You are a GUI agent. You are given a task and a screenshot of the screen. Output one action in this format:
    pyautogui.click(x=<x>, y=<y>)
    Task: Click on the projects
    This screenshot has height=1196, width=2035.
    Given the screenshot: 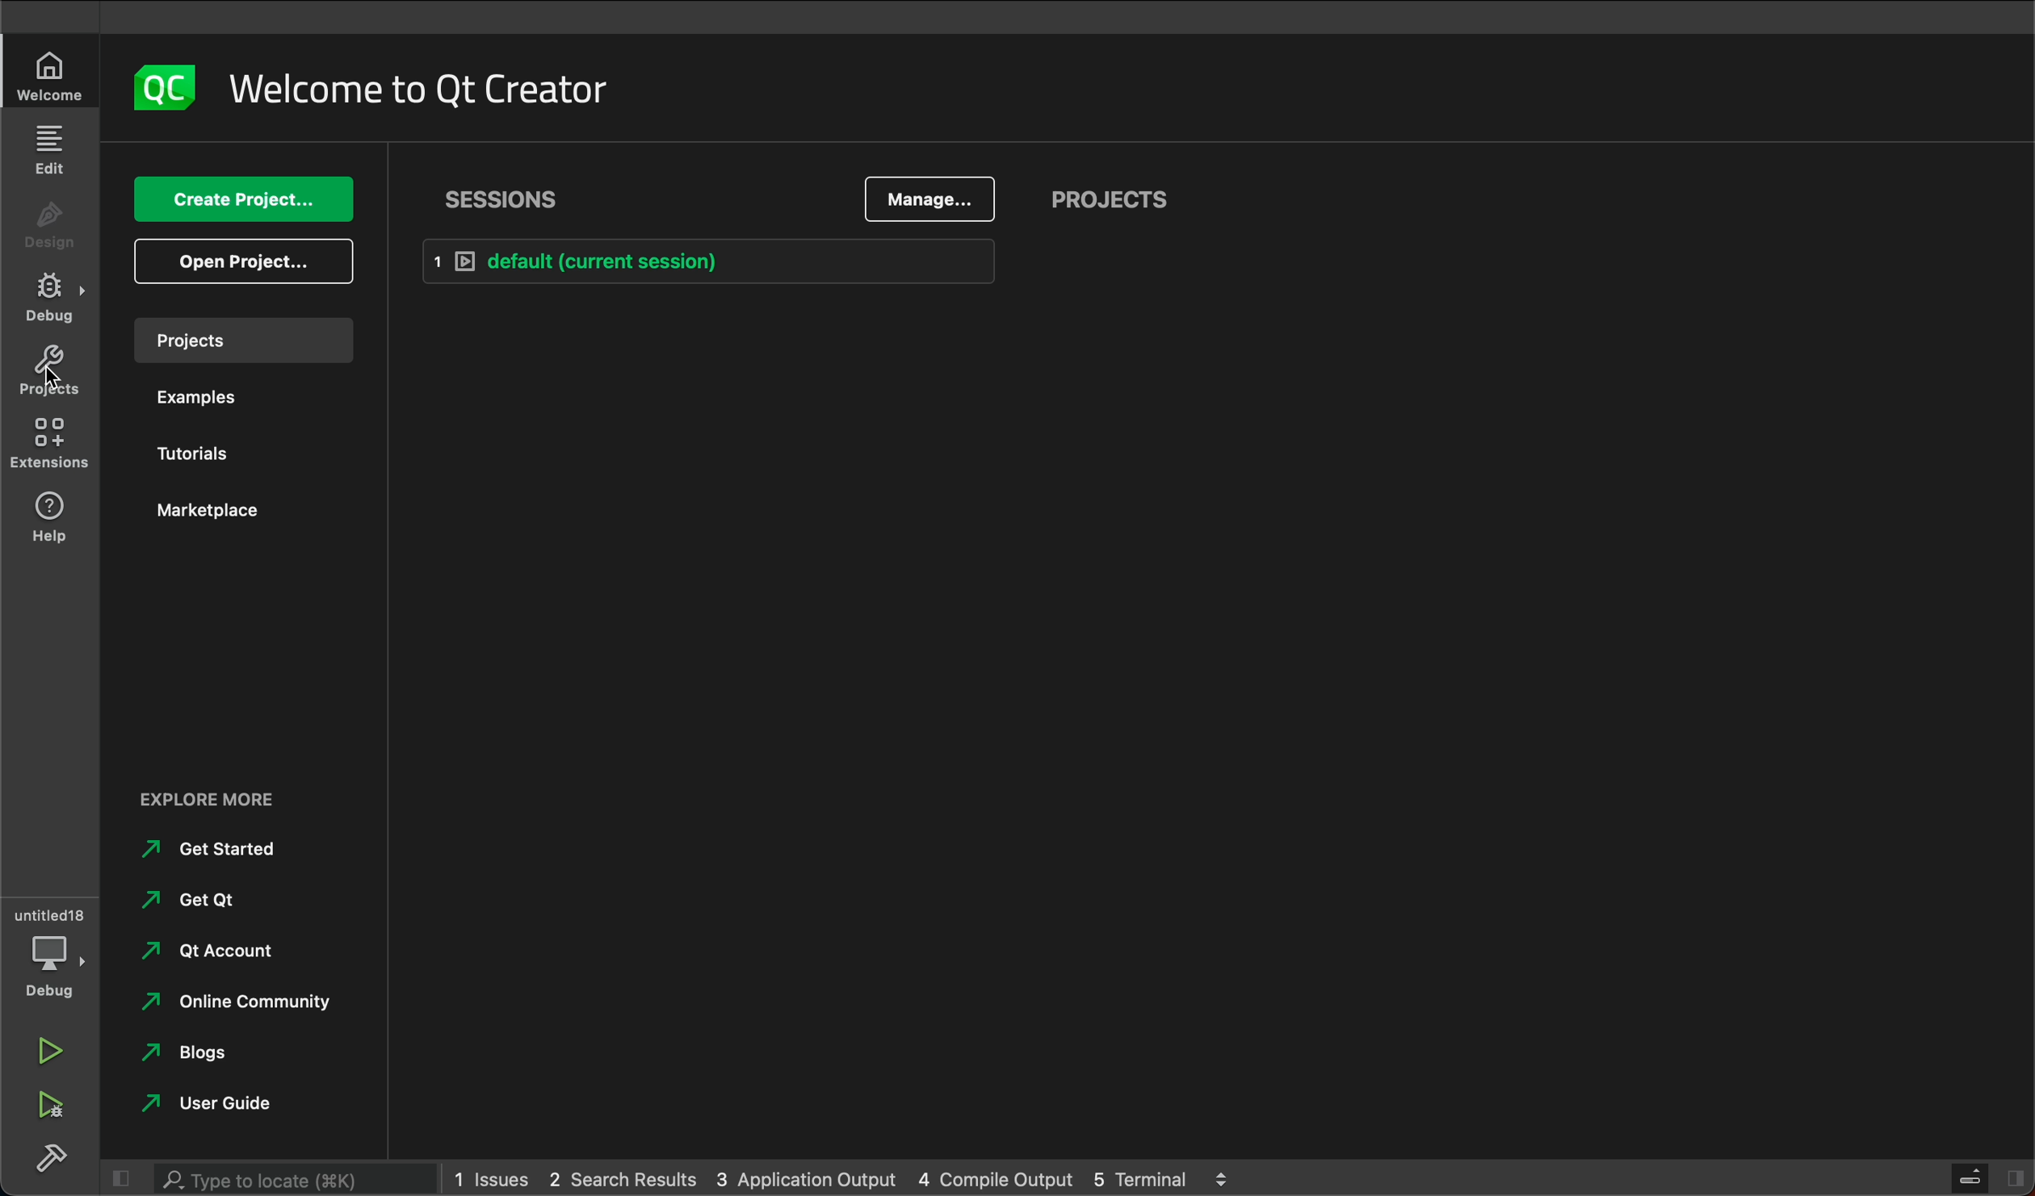 What is the action you would take?
    pyautogui.click(x=48, y=374)
    